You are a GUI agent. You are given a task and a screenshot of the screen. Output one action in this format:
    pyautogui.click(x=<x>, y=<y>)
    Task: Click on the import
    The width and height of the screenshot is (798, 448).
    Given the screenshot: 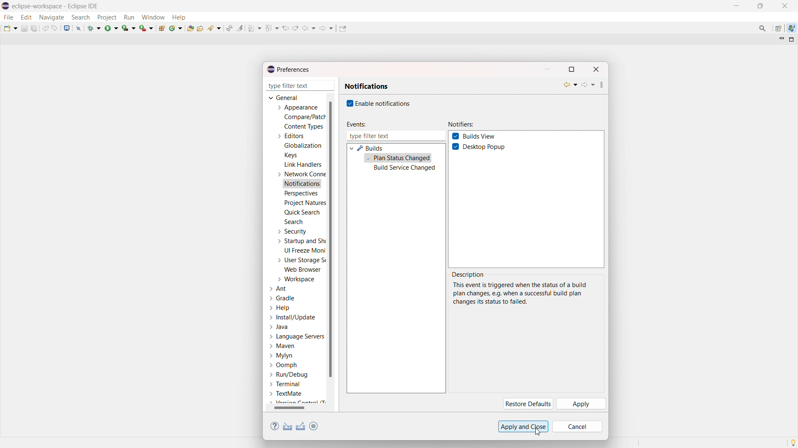 What is the action you would take?
    pyautogui.click(x=288, y=426)
    